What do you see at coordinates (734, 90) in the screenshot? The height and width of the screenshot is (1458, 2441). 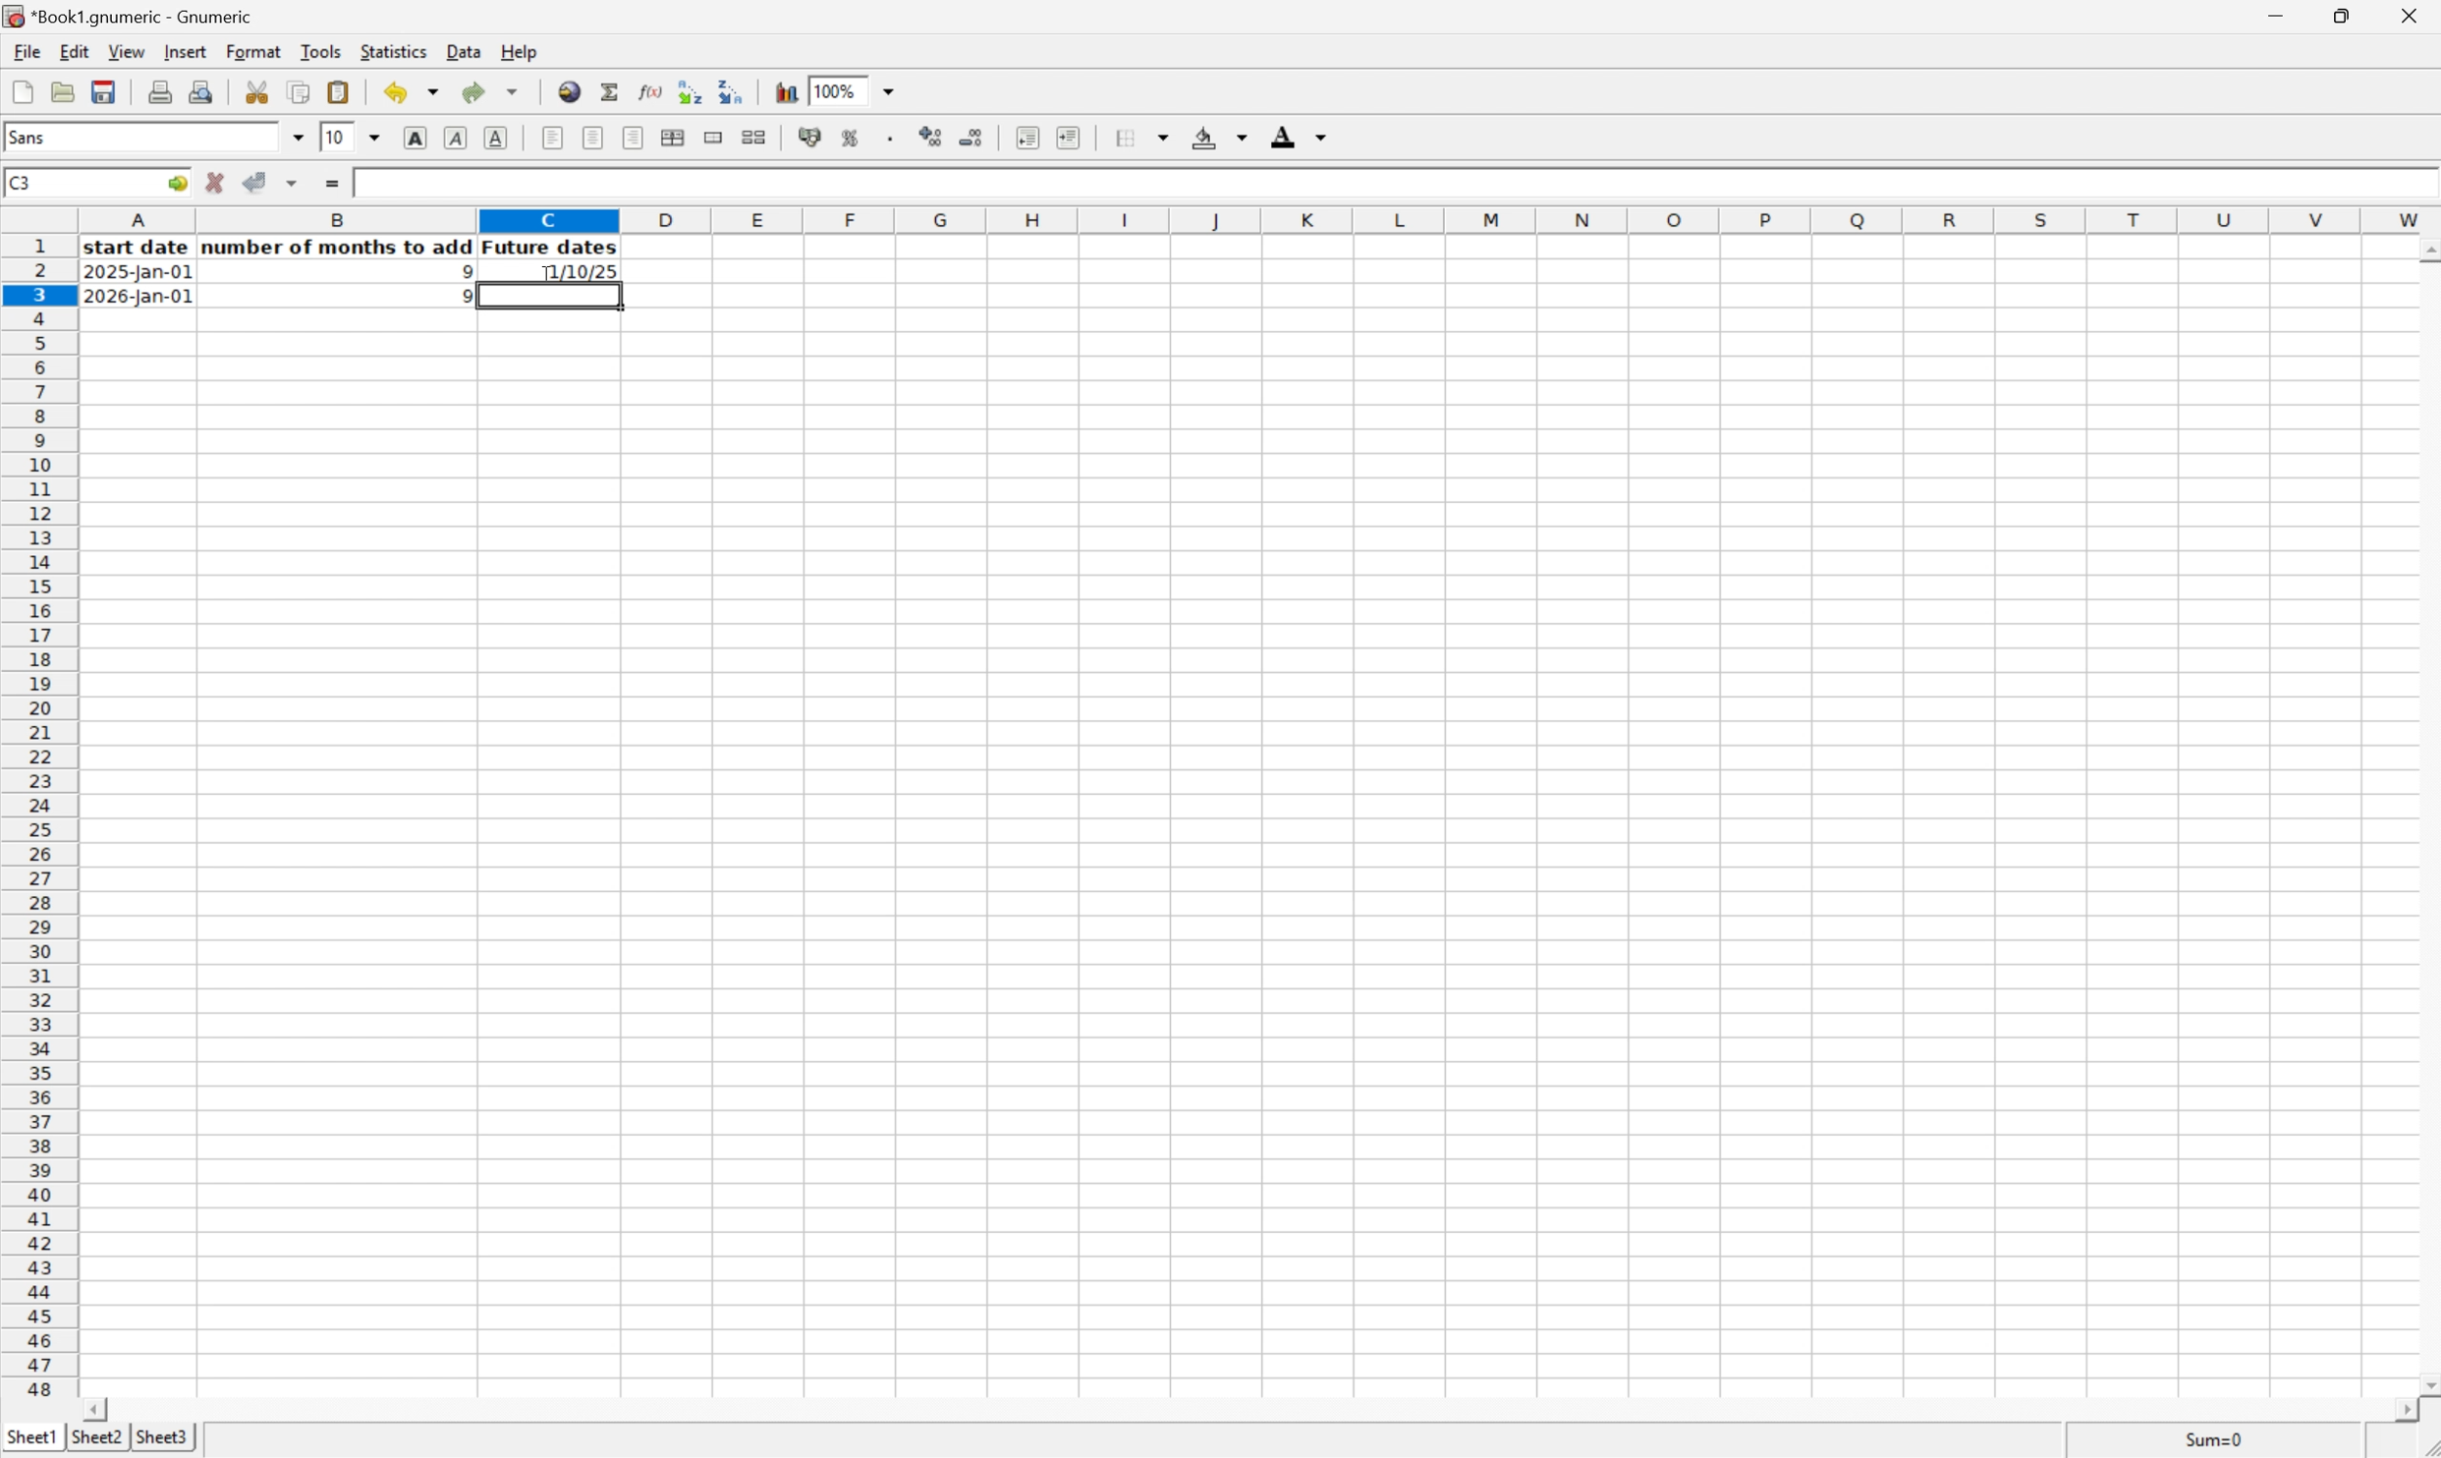 I see `Sort the selected region in descending order based on the first column selected` at bounding box center [734, 90].